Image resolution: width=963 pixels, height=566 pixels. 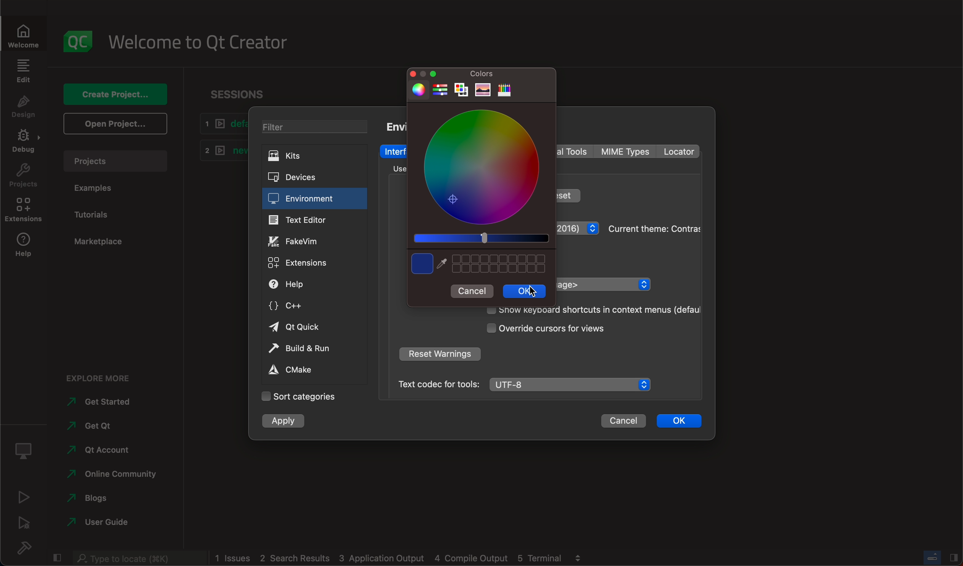 I want to click on filter, so click(x=311, y=126).